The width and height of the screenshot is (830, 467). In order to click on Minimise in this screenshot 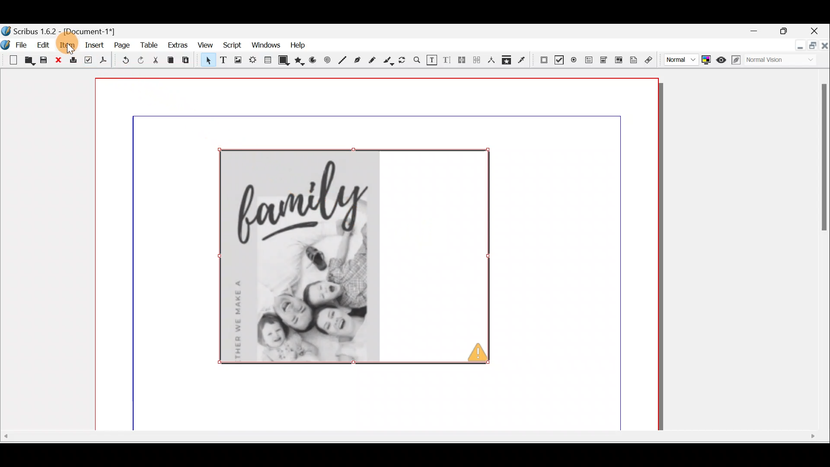, I will do `click(795, 48)`.